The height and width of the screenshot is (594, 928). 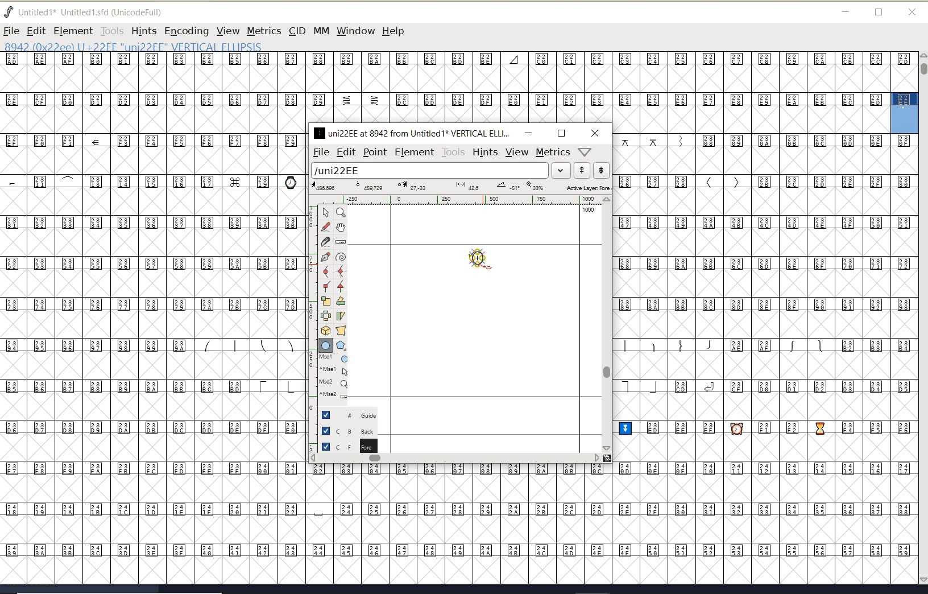 What do you see at coordinates (143, 31) in the screenshot?
I see `HINTS` at bounding box center [143, 31].